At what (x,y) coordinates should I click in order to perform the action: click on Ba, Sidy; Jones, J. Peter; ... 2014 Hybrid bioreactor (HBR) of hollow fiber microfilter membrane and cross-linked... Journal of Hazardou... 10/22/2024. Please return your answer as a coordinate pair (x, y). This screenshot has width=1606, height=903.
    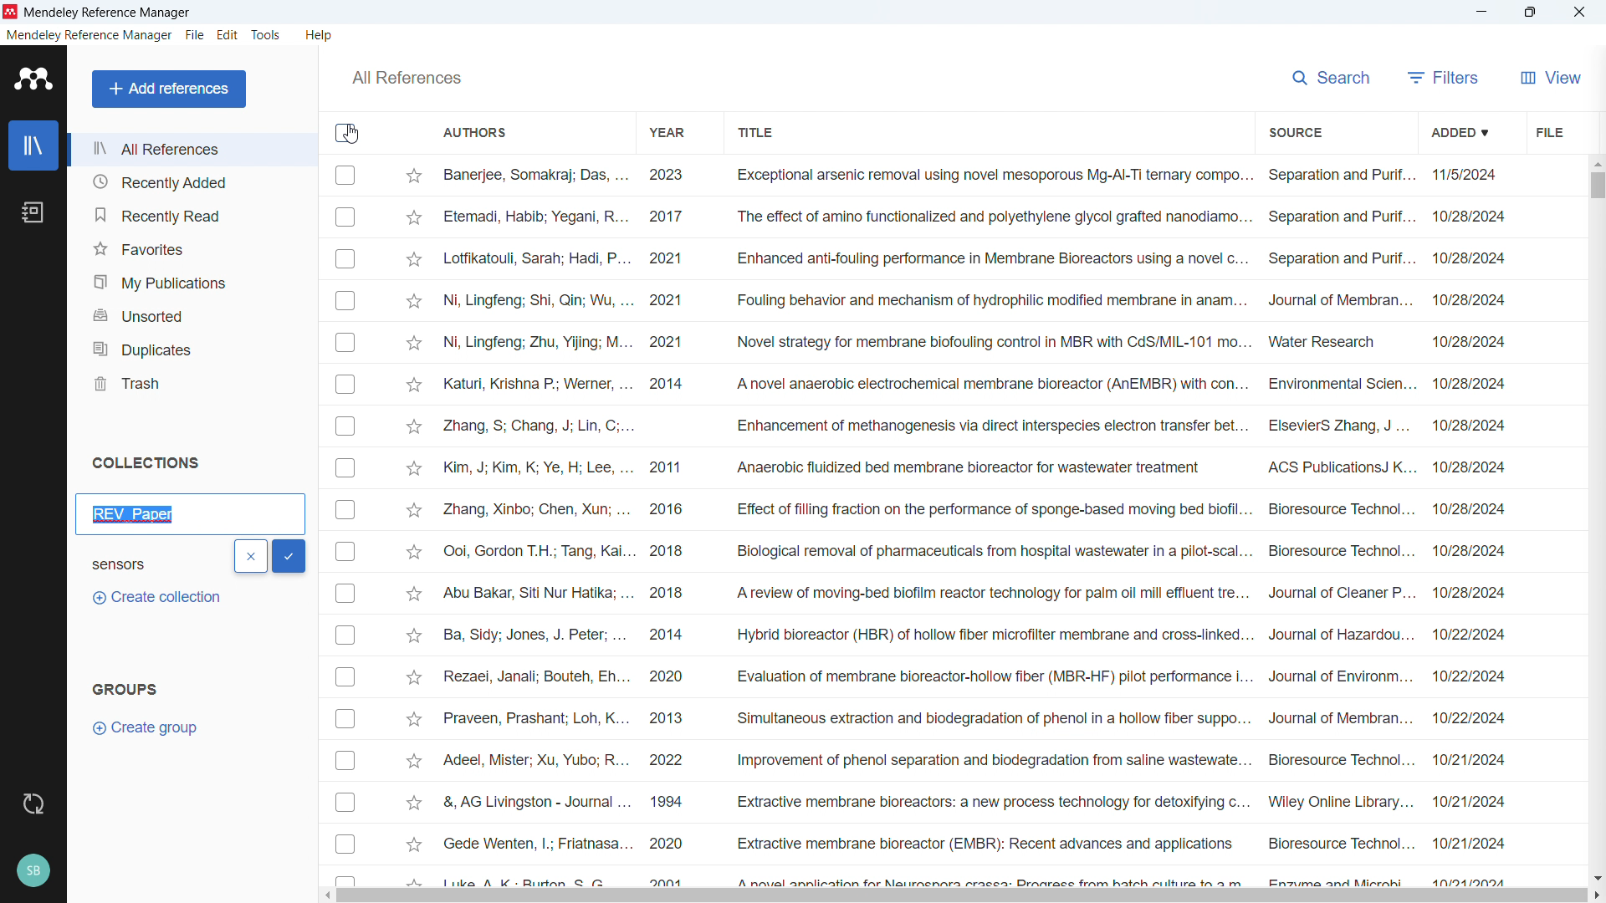
    Looking at the image, I should click on (974, 634).